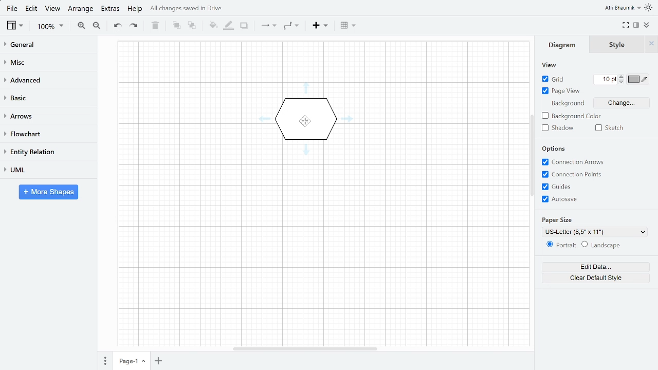  Describe the element at coordinates (306, 119) in the screenshot. I see `Pentagon, current shape` at that location.